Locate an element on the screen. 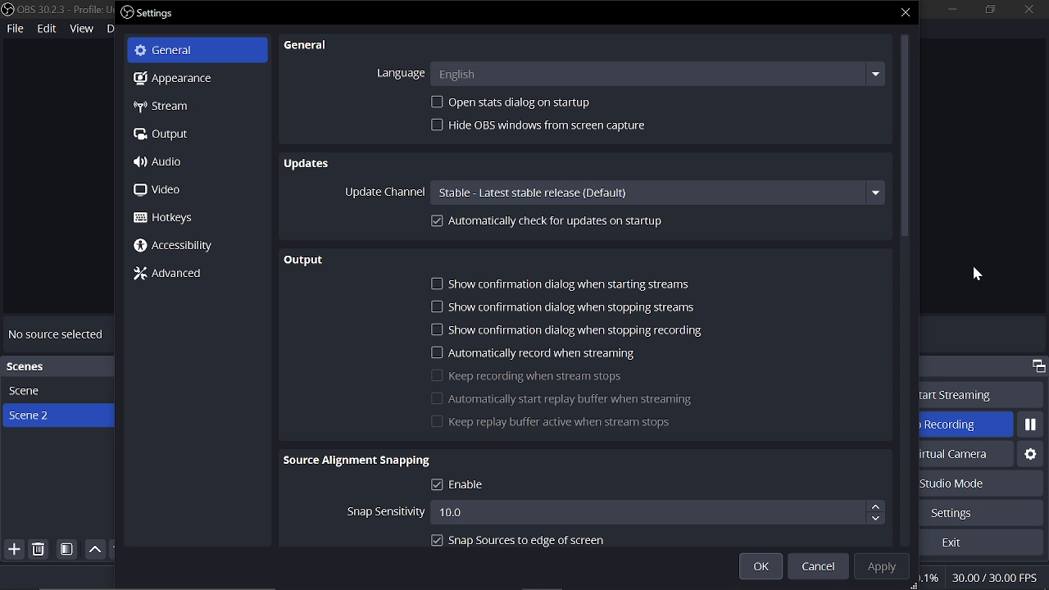 This screenshot has width=1049, height=590. show confirmation dialog when starting streams is located at coordinates (570, 283).